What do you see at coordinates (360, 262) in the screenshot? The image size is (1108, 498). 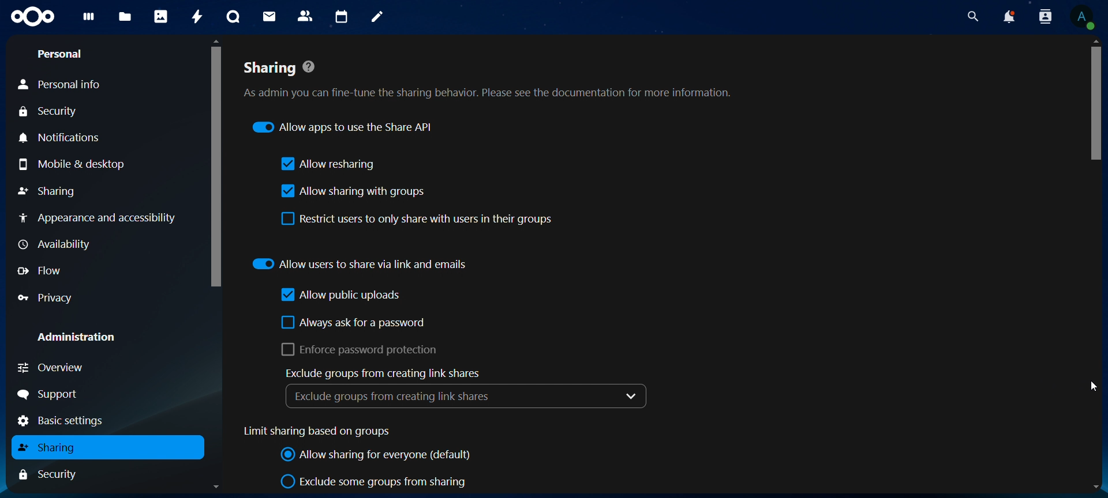 I see `allow users to share via link and emails` at bounding box center [360, 262].